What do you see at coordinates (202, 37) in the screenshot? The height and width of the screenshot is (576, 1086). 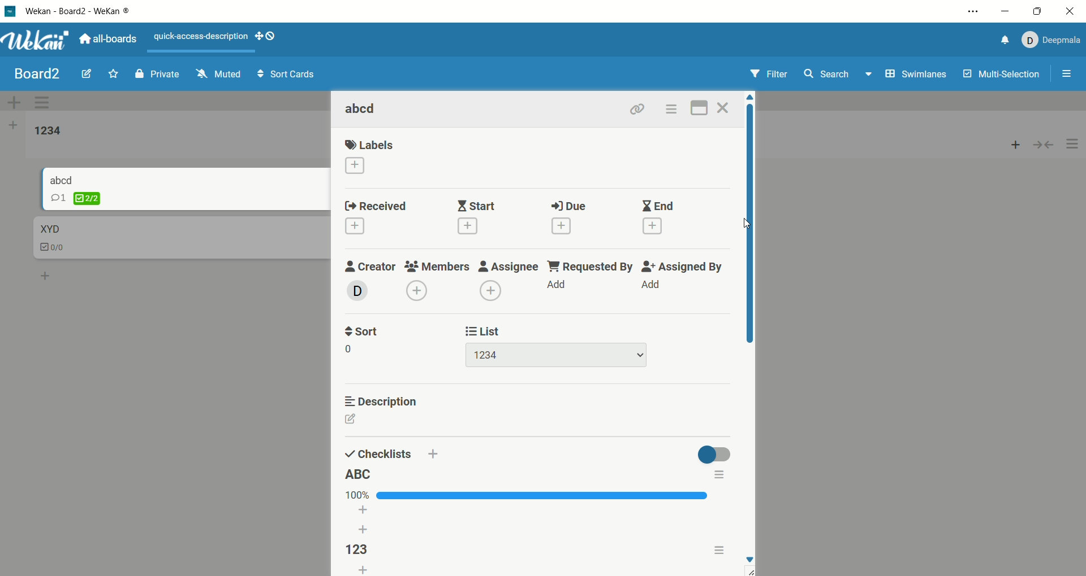 I see `text` at bounding box center [202, 37].